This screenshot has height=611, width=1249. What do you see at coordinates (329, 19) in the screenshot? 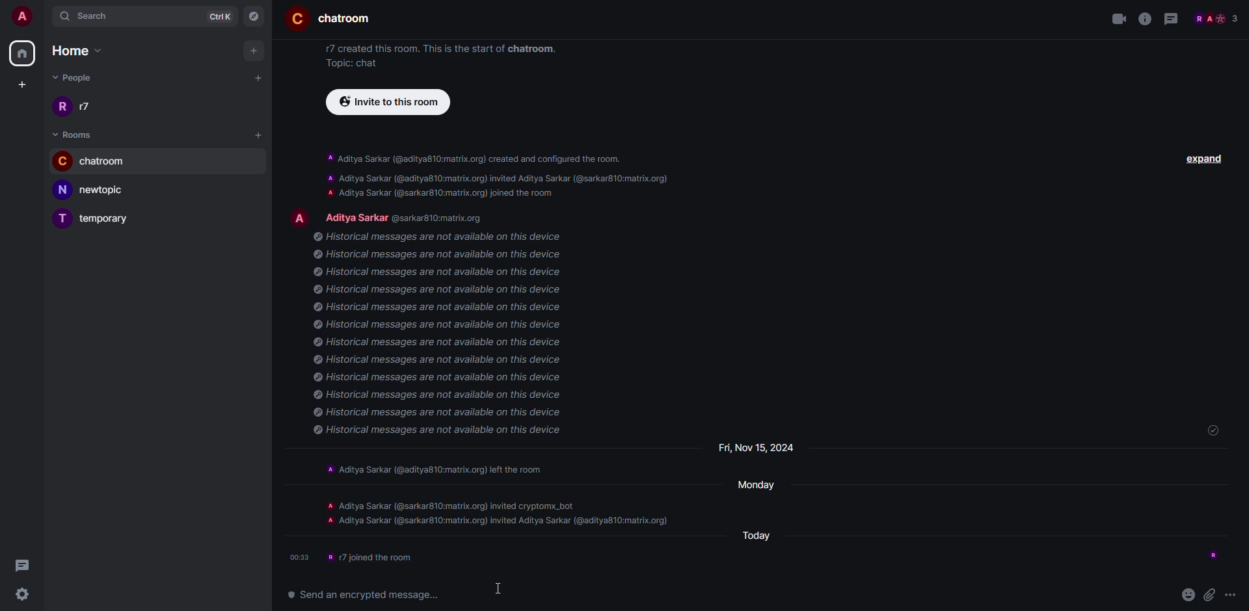
I see `room` at bounding box center [329, 19].